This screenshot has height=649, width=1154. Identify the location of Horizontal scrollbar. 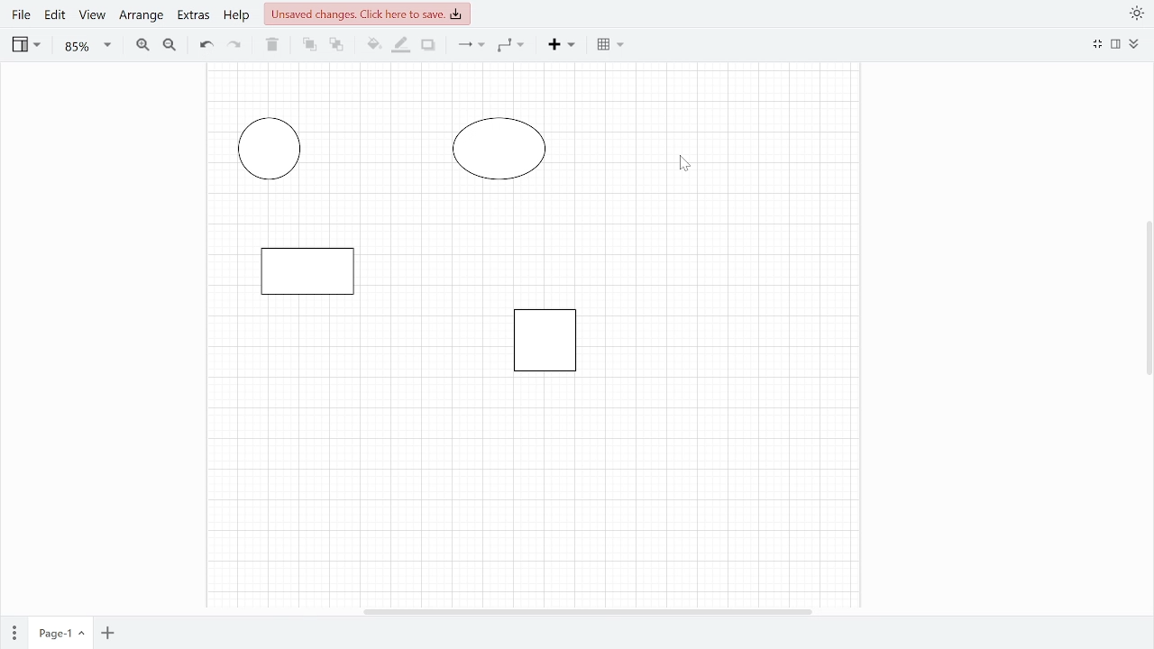
(588, 610).